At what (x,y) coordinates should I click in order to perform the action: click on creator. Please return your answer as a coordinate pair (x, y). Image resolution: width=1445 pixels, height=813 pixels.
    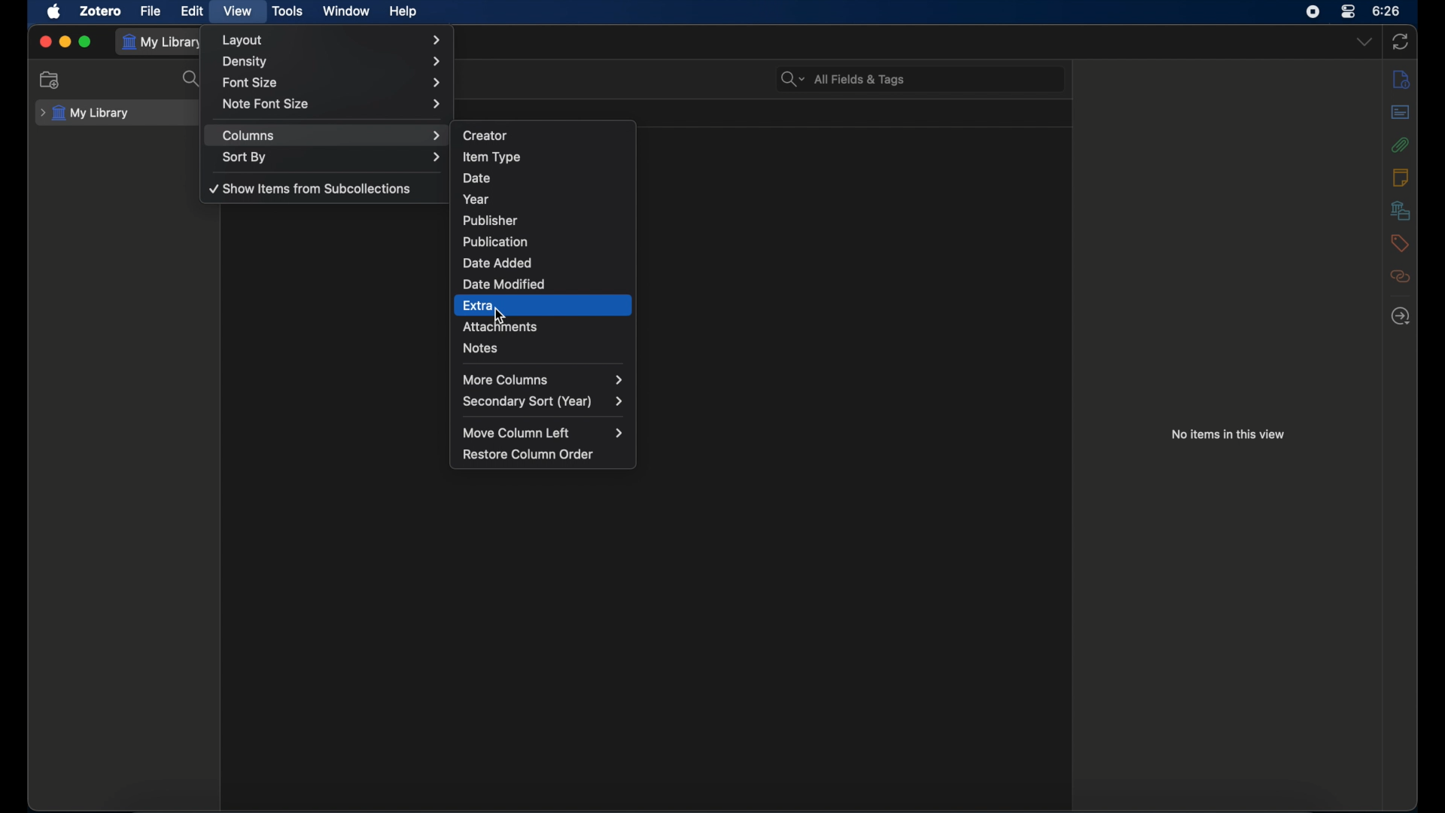
    Looking at the image, I should click on (547, 133).